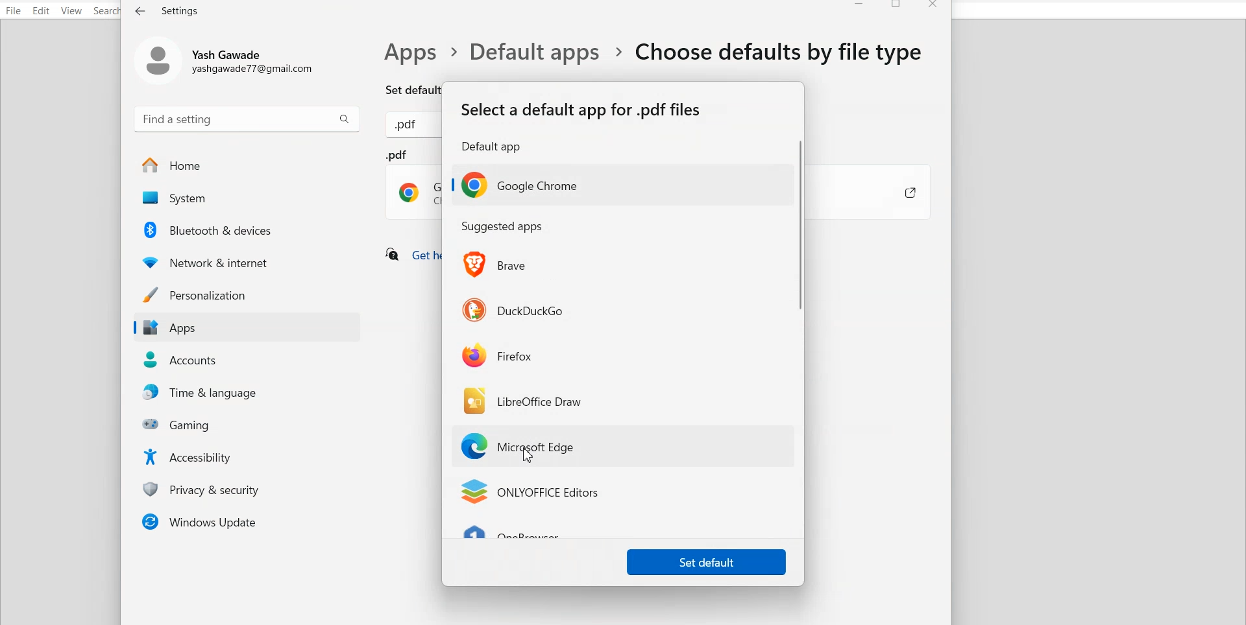 This screenshot has width=1246, height=625. I want to click on Account, so click(229, 58).